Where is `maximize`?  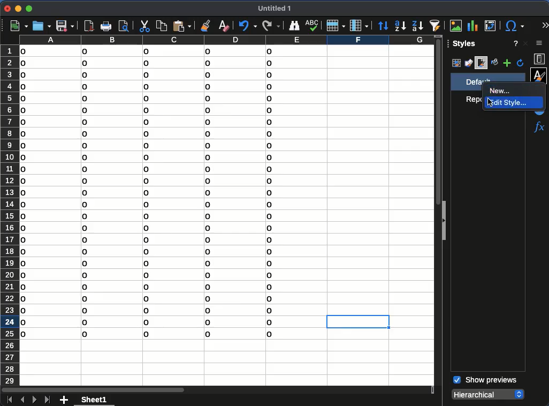
maximize is located at coordinates (30, 9).